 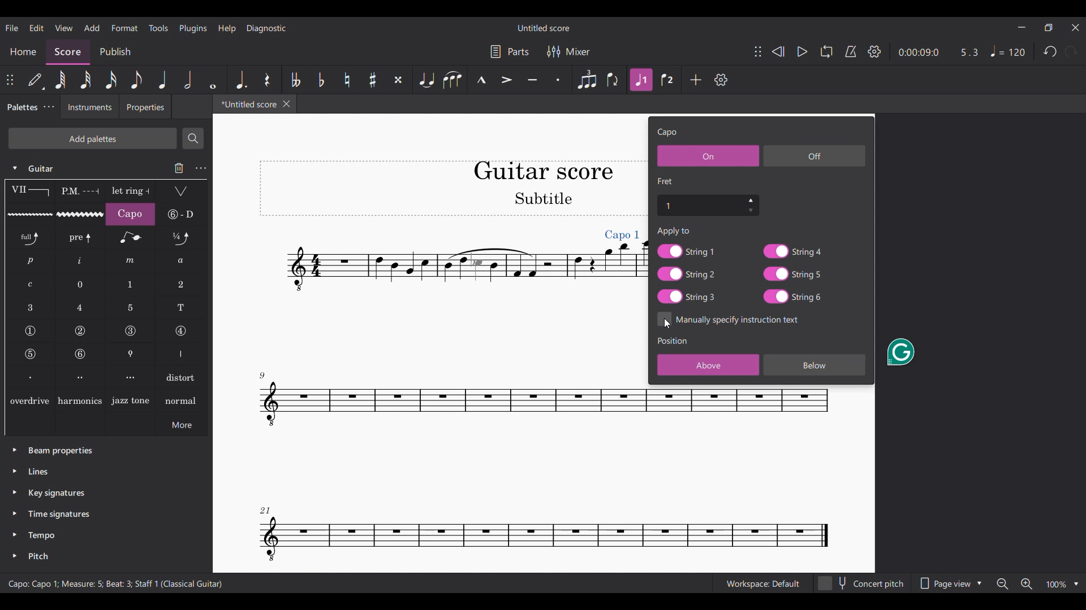 What do you see at coordinates (131, 285) in the screenshot?
I see `LH guitar fingering 1` at bounding box center [131, 285].